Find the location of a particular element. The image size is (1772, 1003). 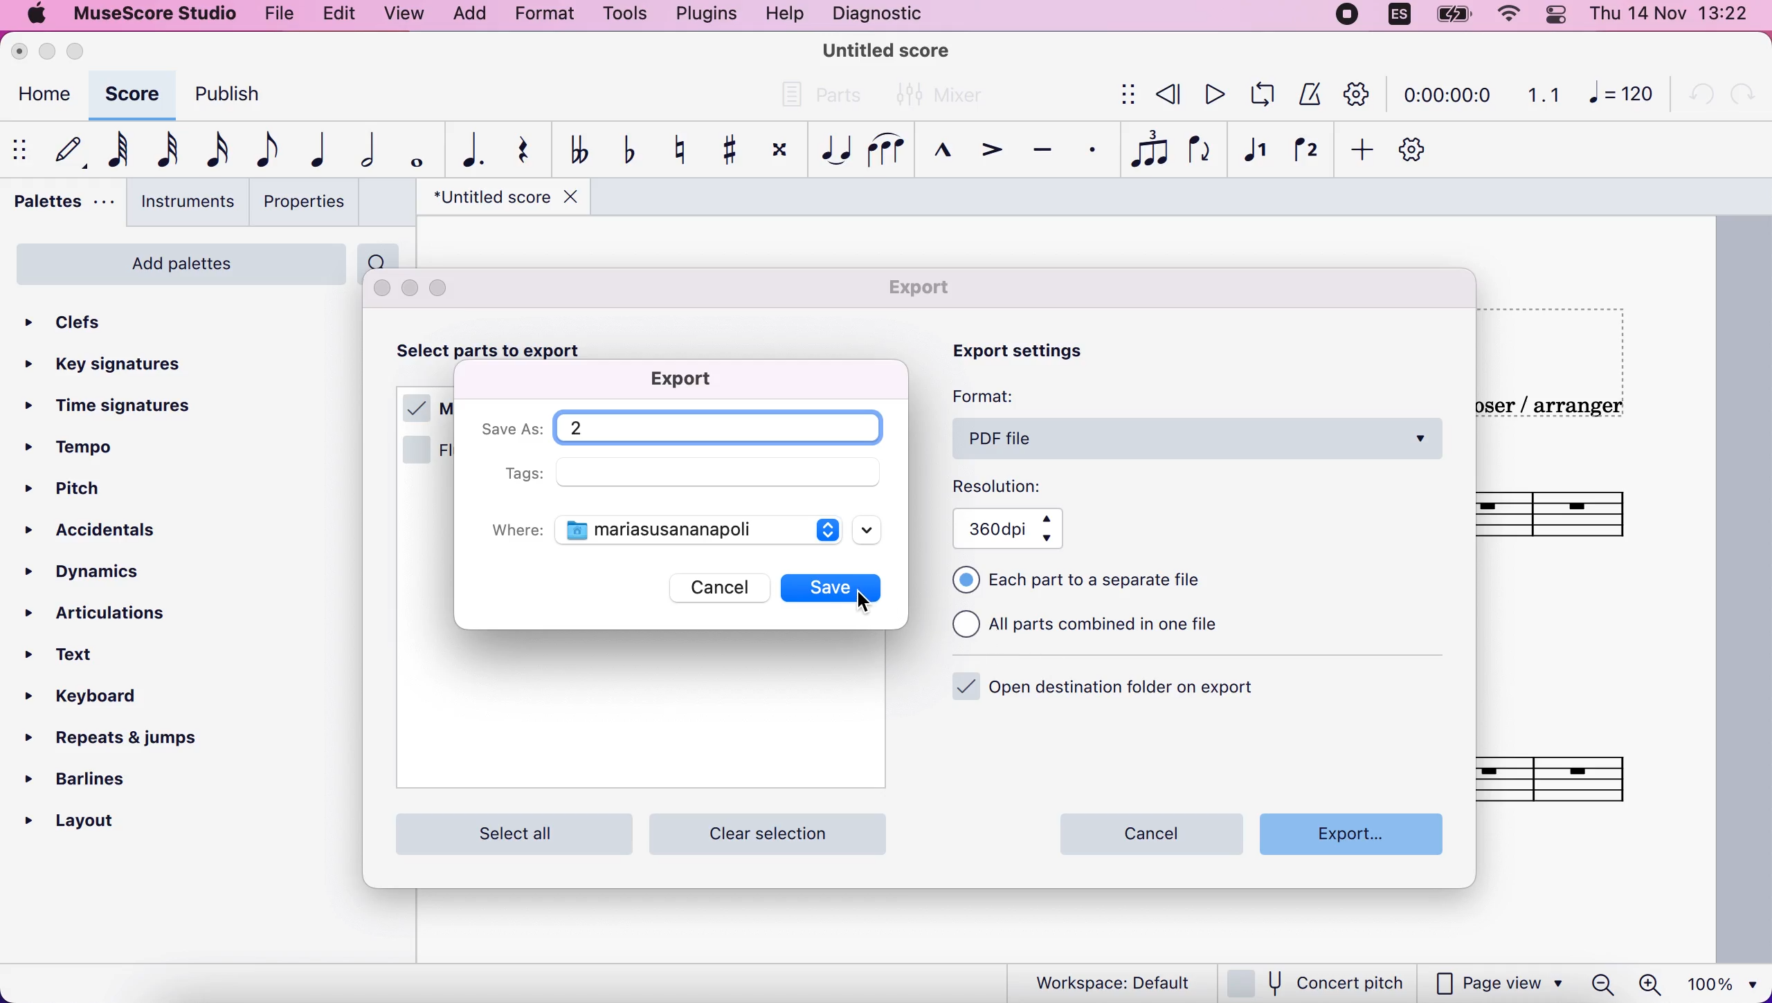

plugins is located at coordinates (700, 15).